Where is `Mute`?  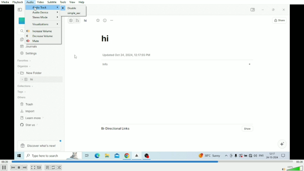 Mute is located at coordinates (34, 41).